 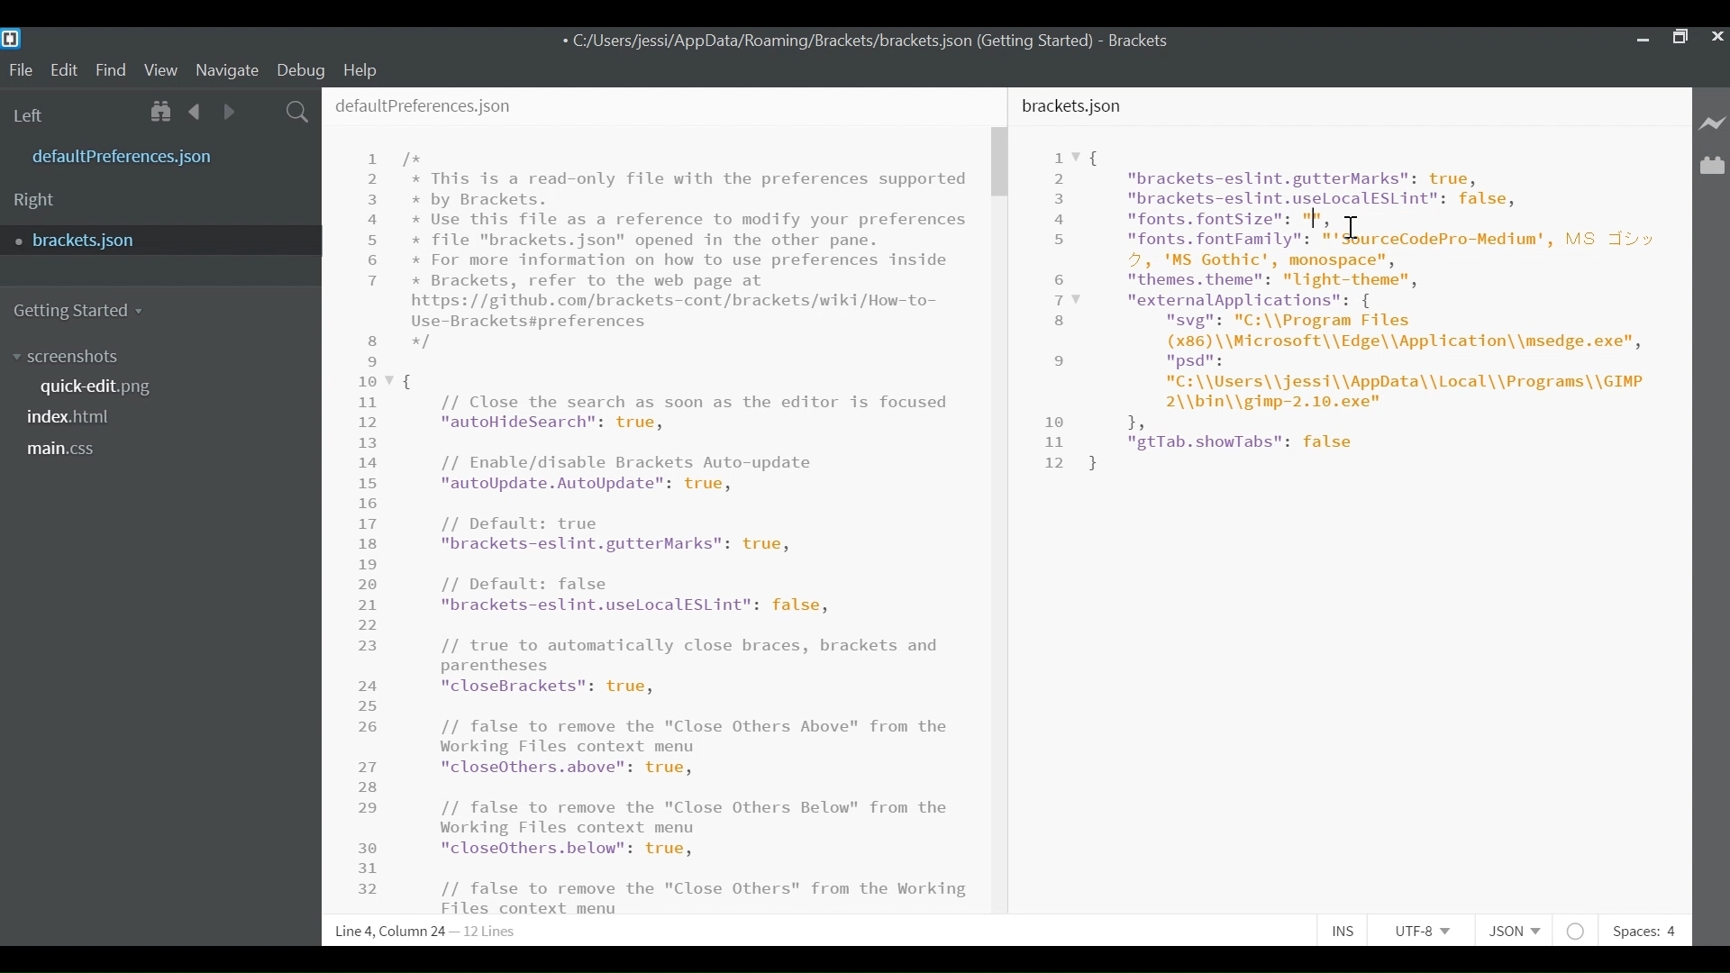 I want to click on Navigate back, so click(x=194, y=113).